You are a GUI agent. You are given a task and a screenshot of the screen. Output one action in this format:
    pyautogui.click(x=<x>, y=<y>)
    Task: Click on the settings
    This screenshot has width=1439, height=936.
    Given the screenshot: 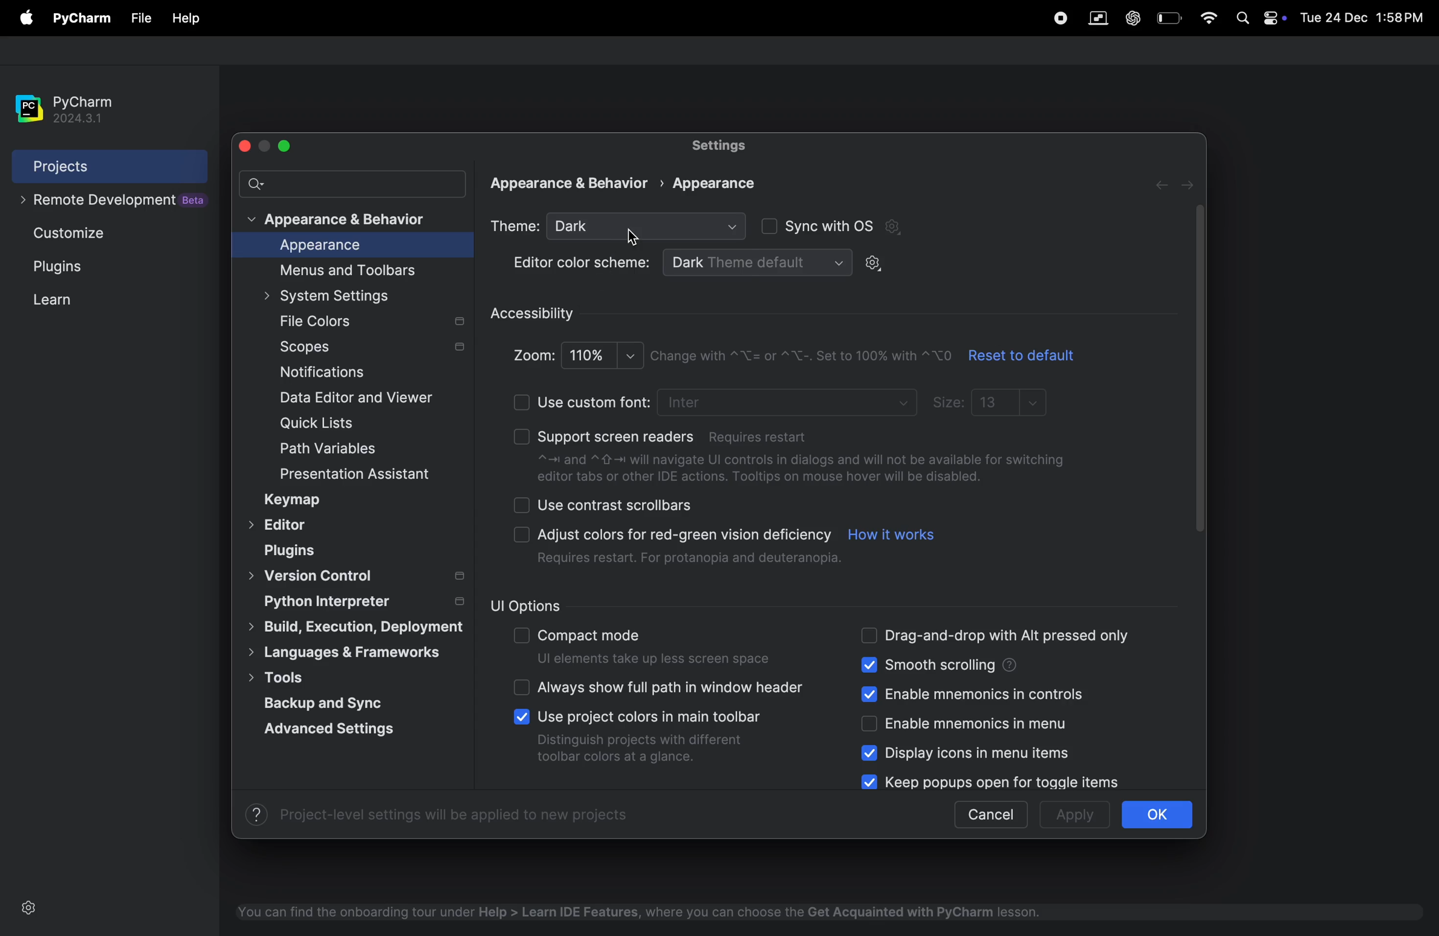 What is the action you would take?
    pyautogui.click(x=32, y=907)
    